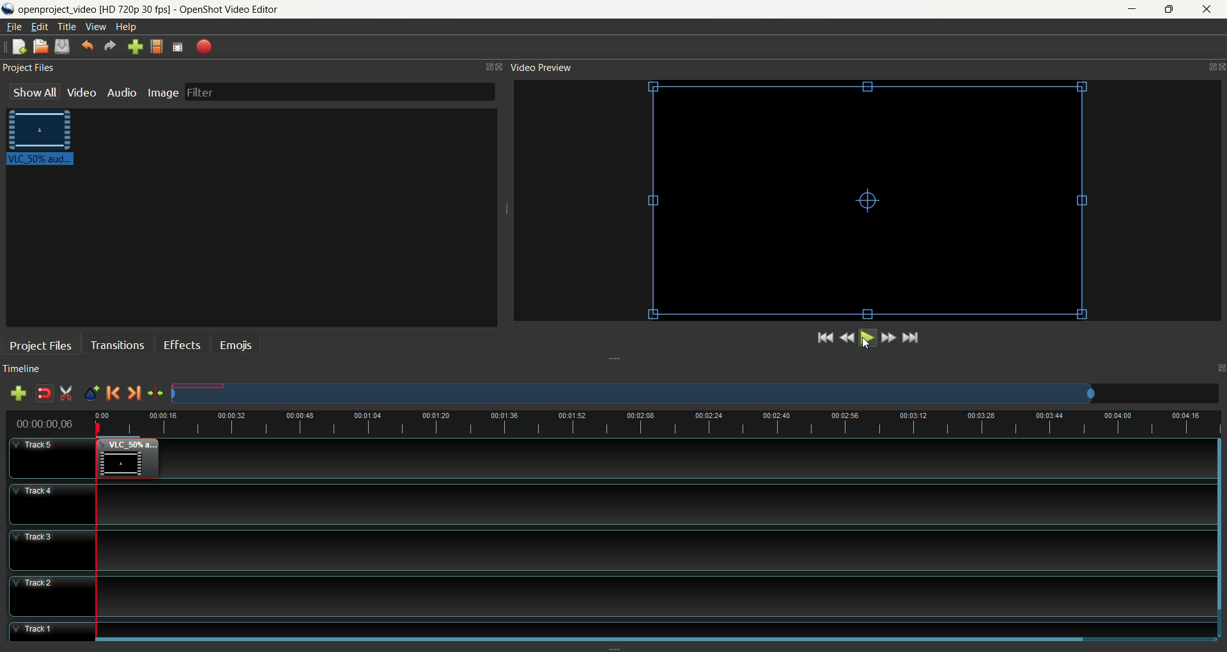 This screenshot has height=652, width=1227. Describe the element at coordinates (911, 338) in the screenshot. I see `jump to the end` at that location.